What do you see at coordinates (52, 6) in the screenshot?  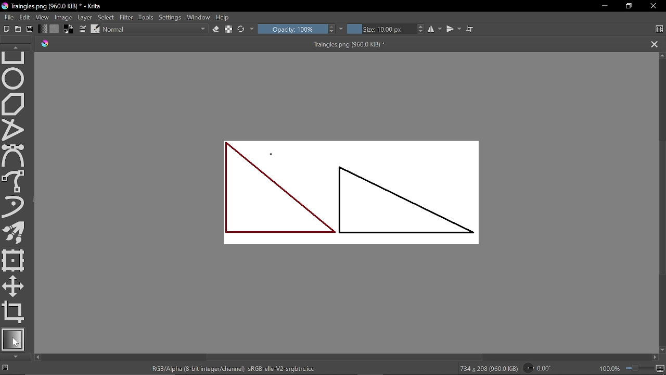 I see `Traingles.png (960.0 KiB) * - Krita` at bounding box center [52, 6].